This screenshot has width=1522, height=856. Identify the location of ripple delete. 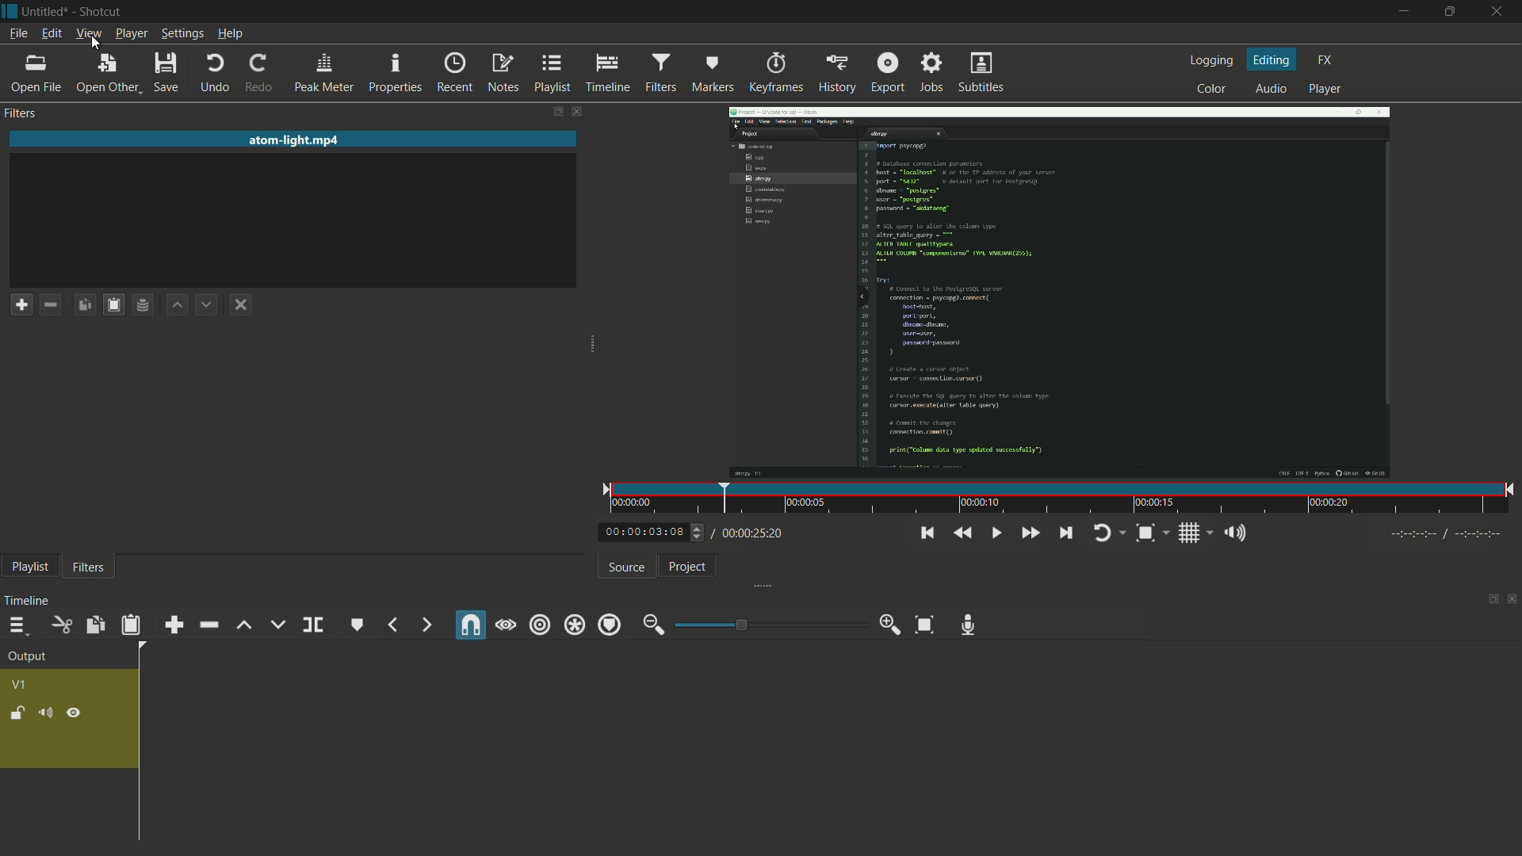
(208, 624).